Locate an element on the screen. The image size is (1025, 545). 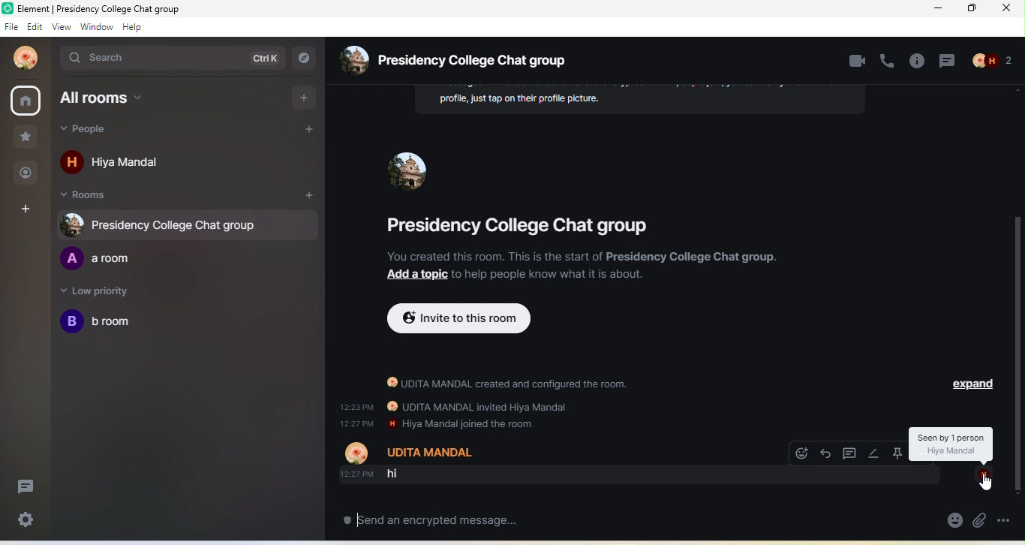
dropdown is located at coordinates (984, 474).